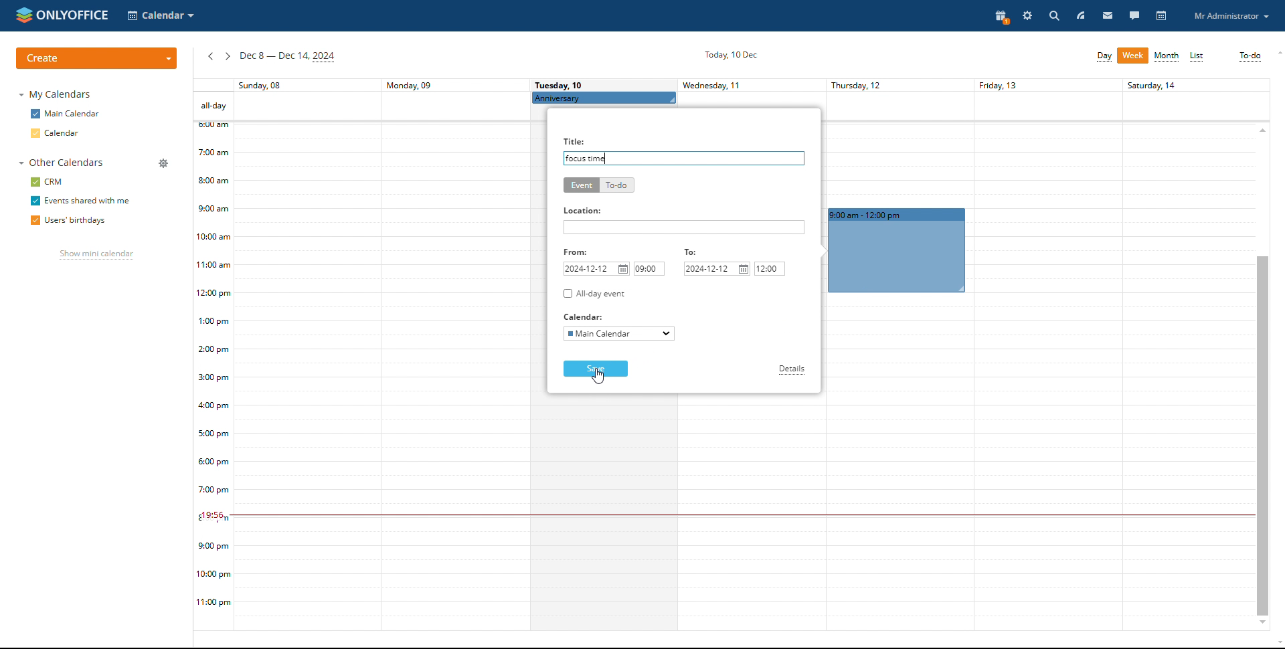 The image size is (1285, 649). What do you see at coordinates (1187, 352) in the screenshot?
I see `` at bounding box center [1187, 352].